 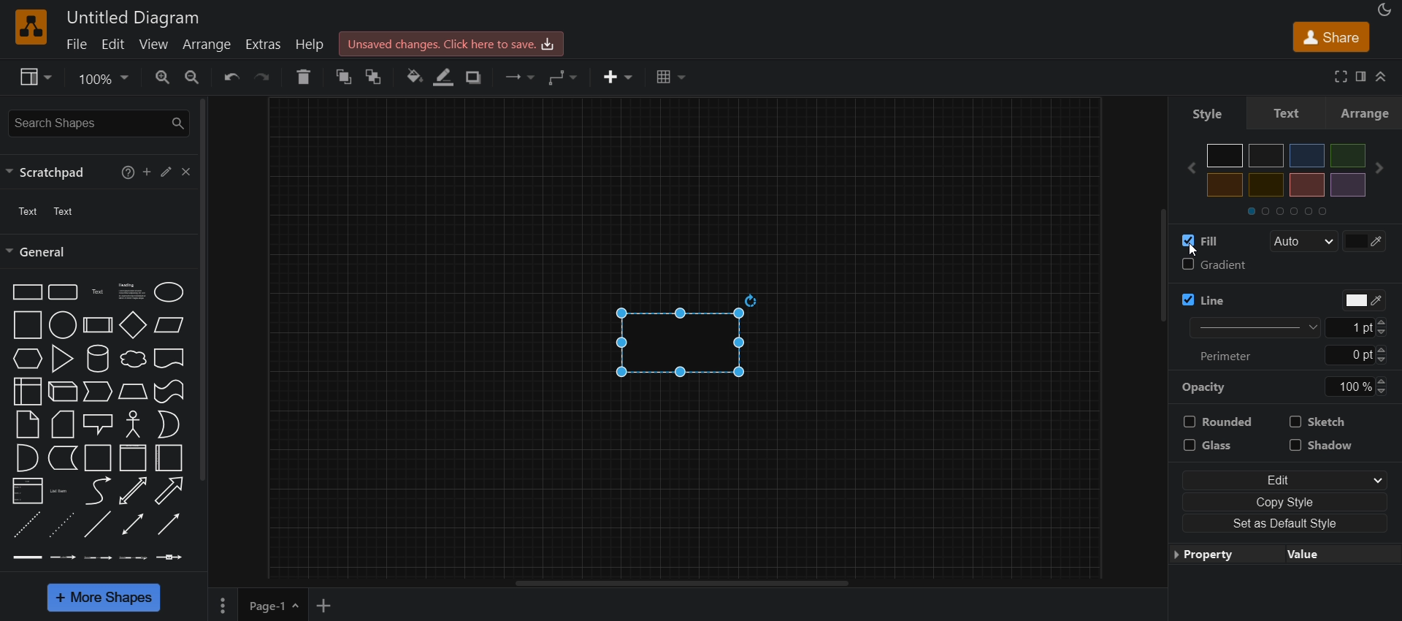 What do you see at coordinates (26, 457) in the screenshot?
I see `and` at bounding box center [26, 457].